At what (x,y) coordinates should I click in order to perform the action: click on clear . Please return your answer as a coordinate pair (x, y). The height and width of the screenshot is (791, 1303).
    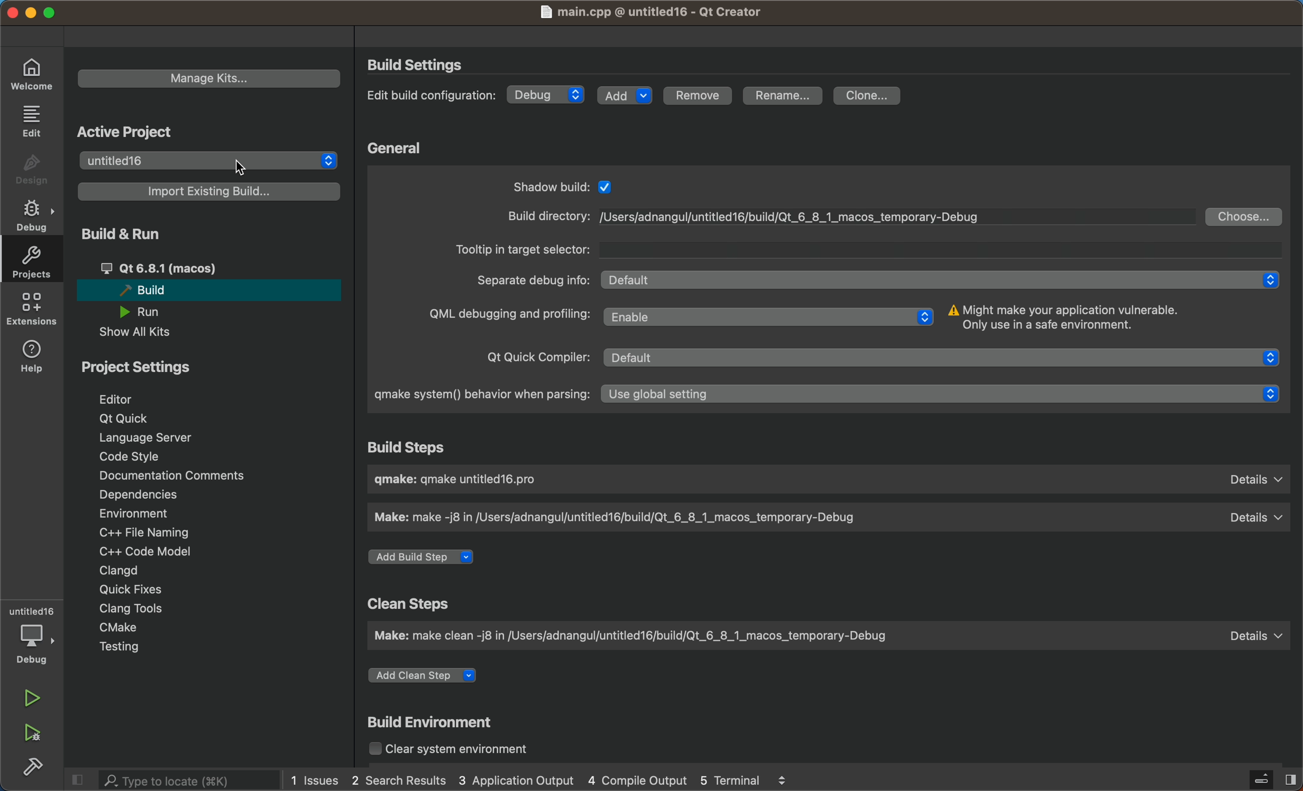
    Looking at the image, I should click on (452, 747).